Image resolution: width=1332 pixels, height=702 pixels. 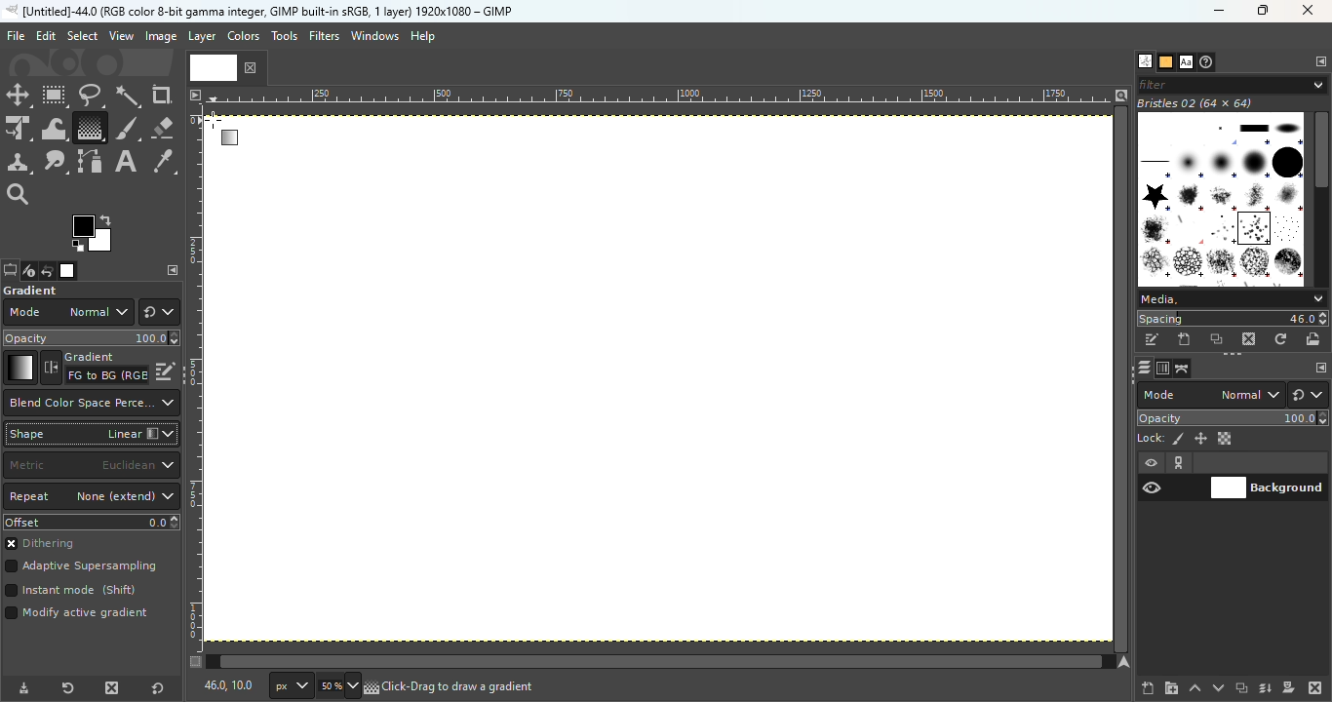 I want to click on open the fonts tab, so click(x=1186, y=62).